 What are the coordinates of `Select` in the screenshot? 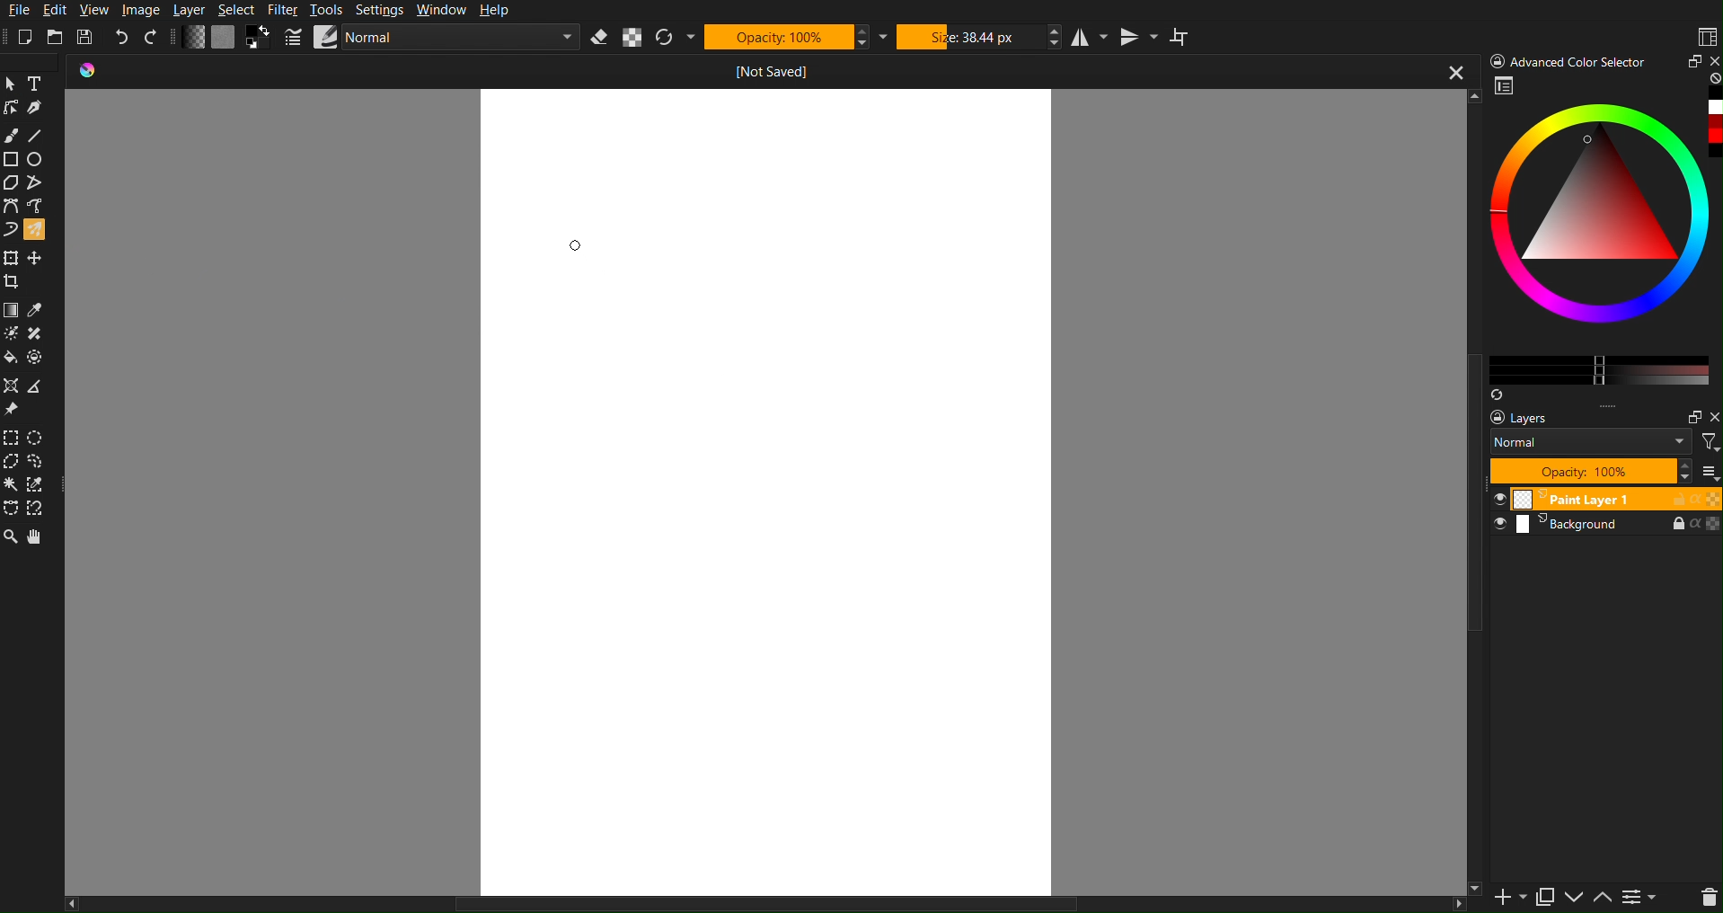 It's located at (242, 10).